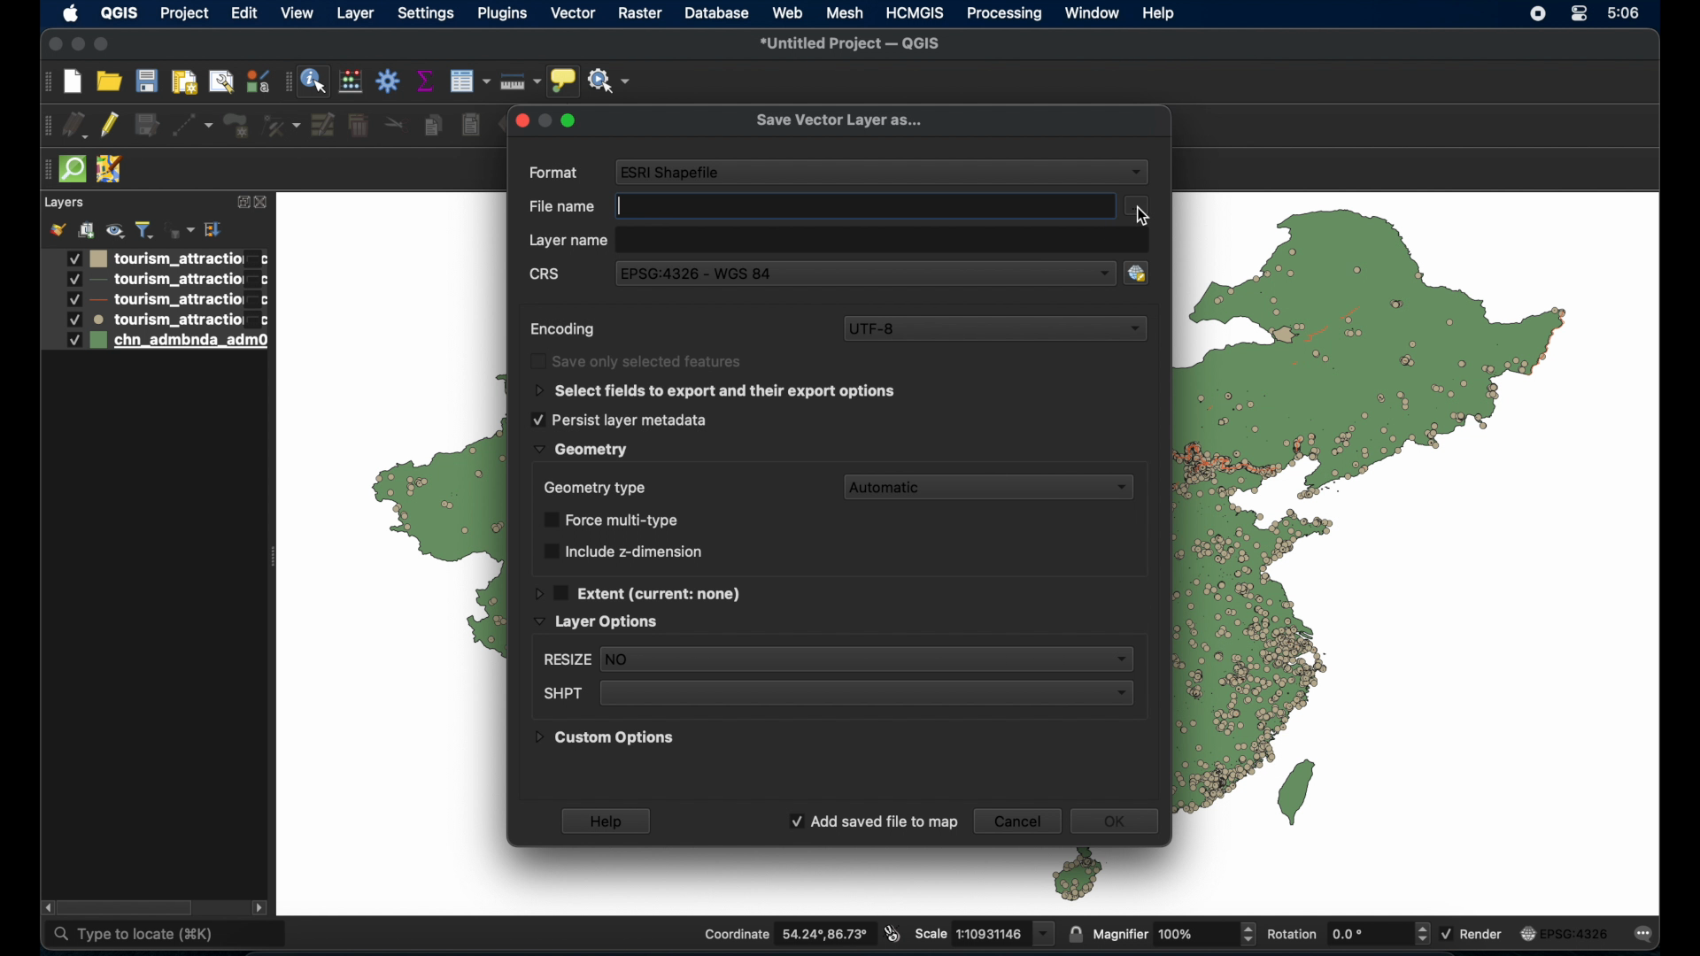 This screenshot has height=956, width=1700. I want to click on identify feature, so click(313, 81).